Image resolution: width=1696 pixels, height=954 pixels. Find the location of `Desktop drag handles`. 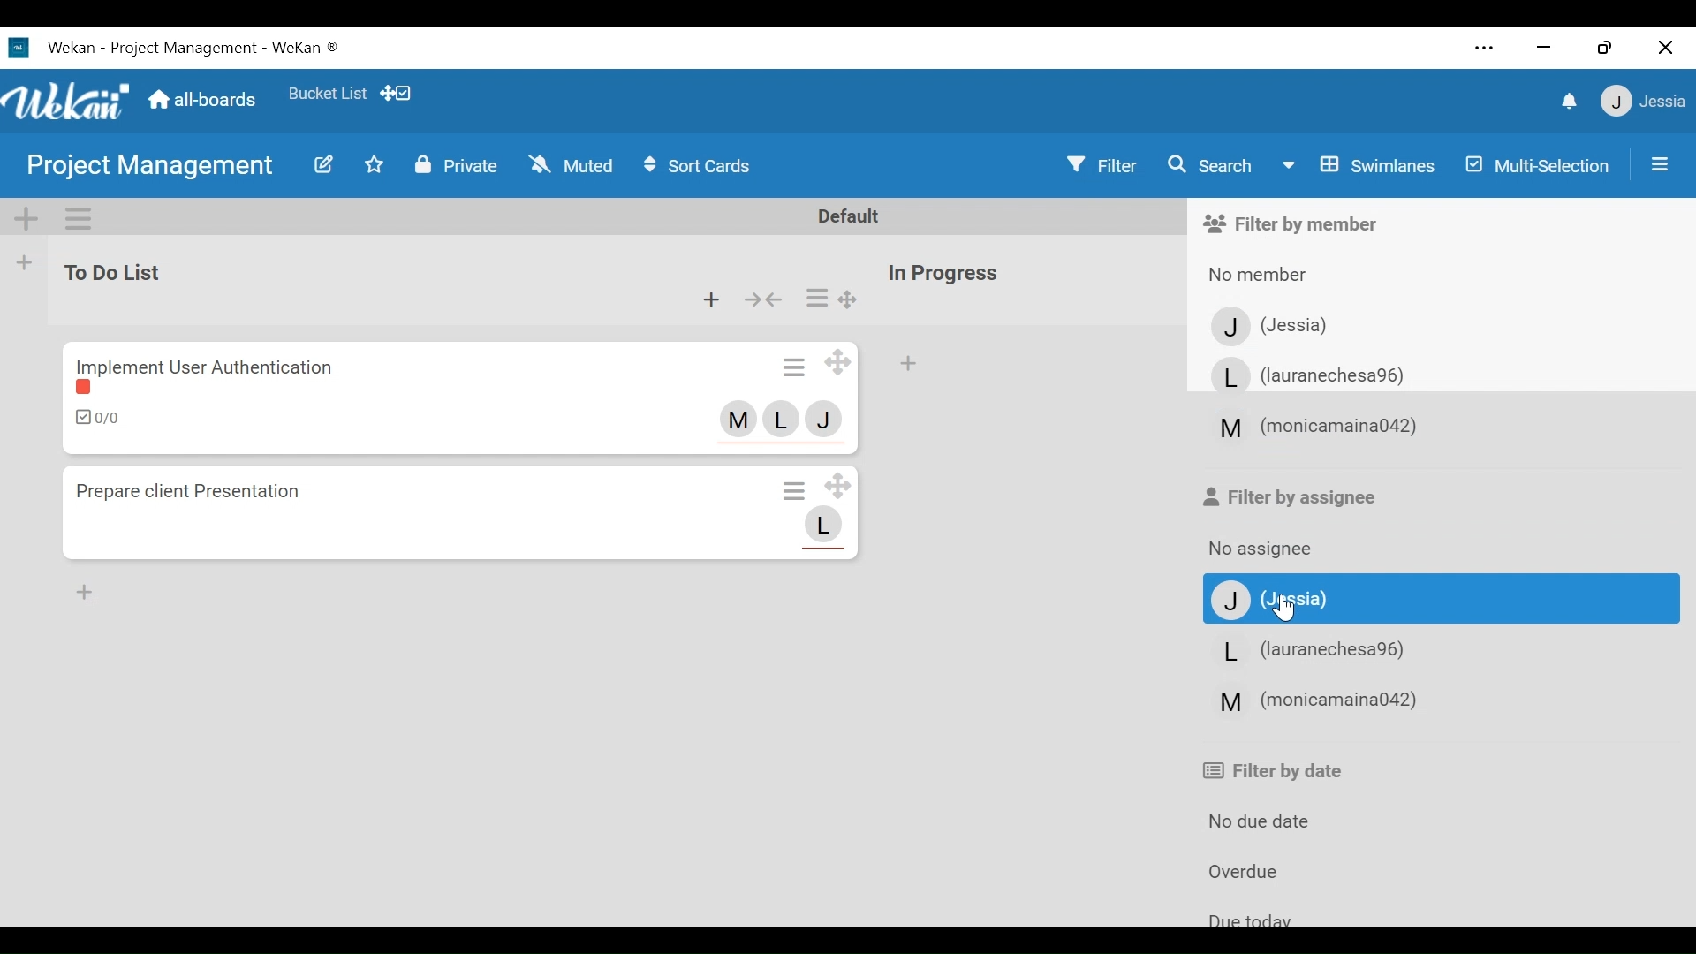

Desktop drag handles is located at coordinates (843, 486).